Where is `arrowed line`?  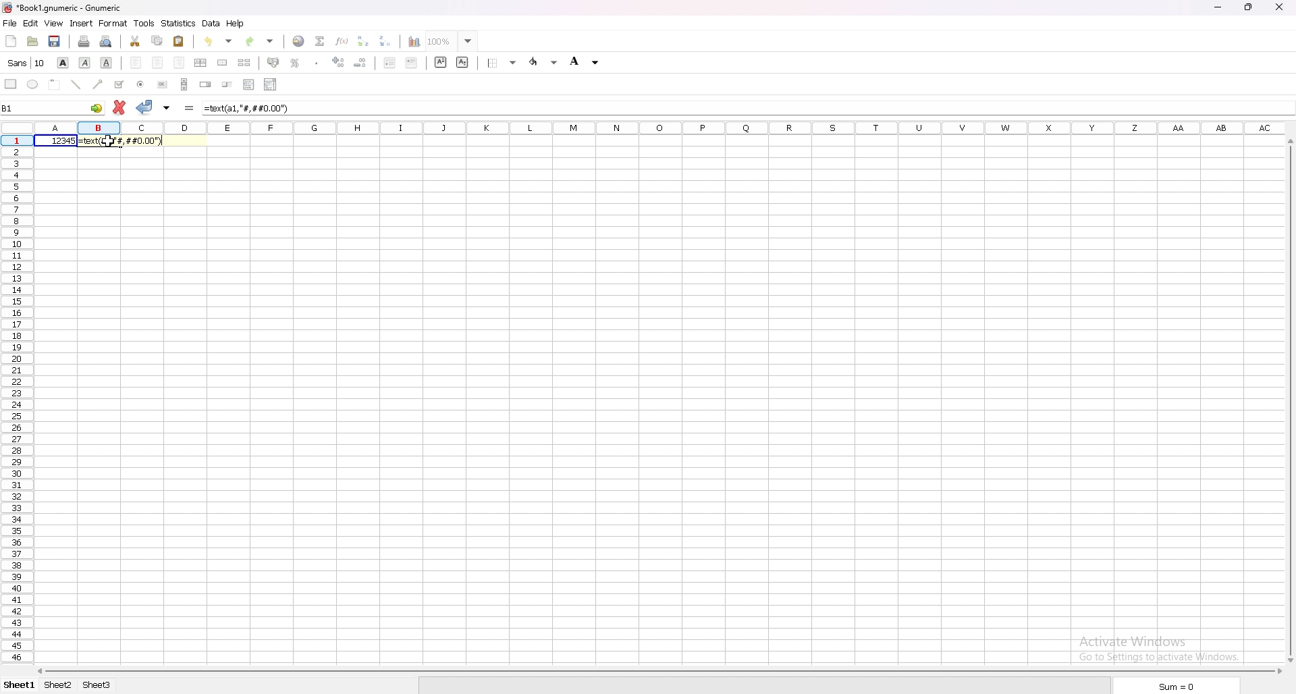
arrowed line is located at coordinates (99, 84).